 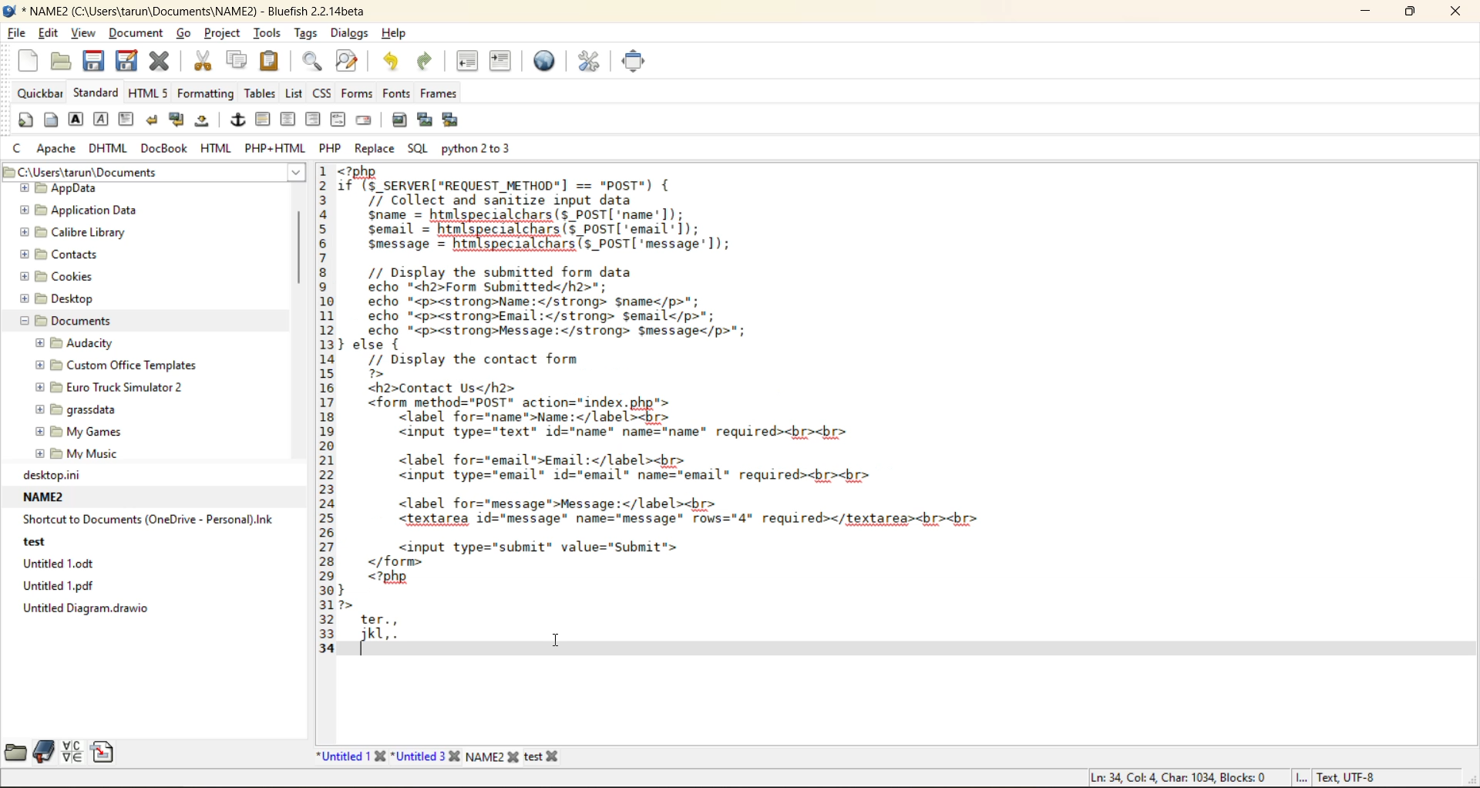 I want to click on non breaking space, so click(x=207, y=123).